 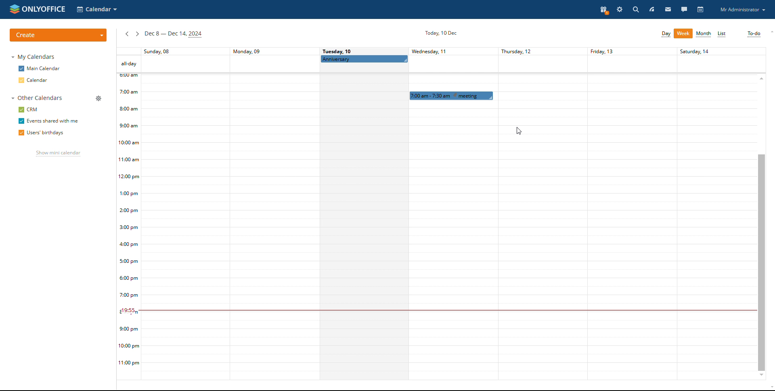 What do you see at coordinates (99, 98) in the screenshot?
I see `manage` at bounding box center [99, 98].